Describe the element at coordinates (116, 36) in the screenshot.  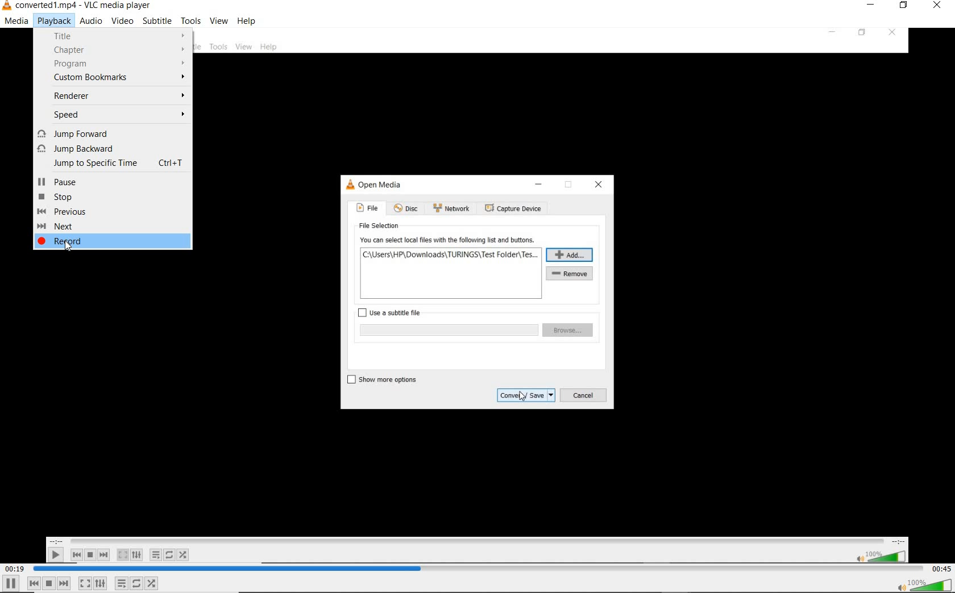
I see `title ` at that location.